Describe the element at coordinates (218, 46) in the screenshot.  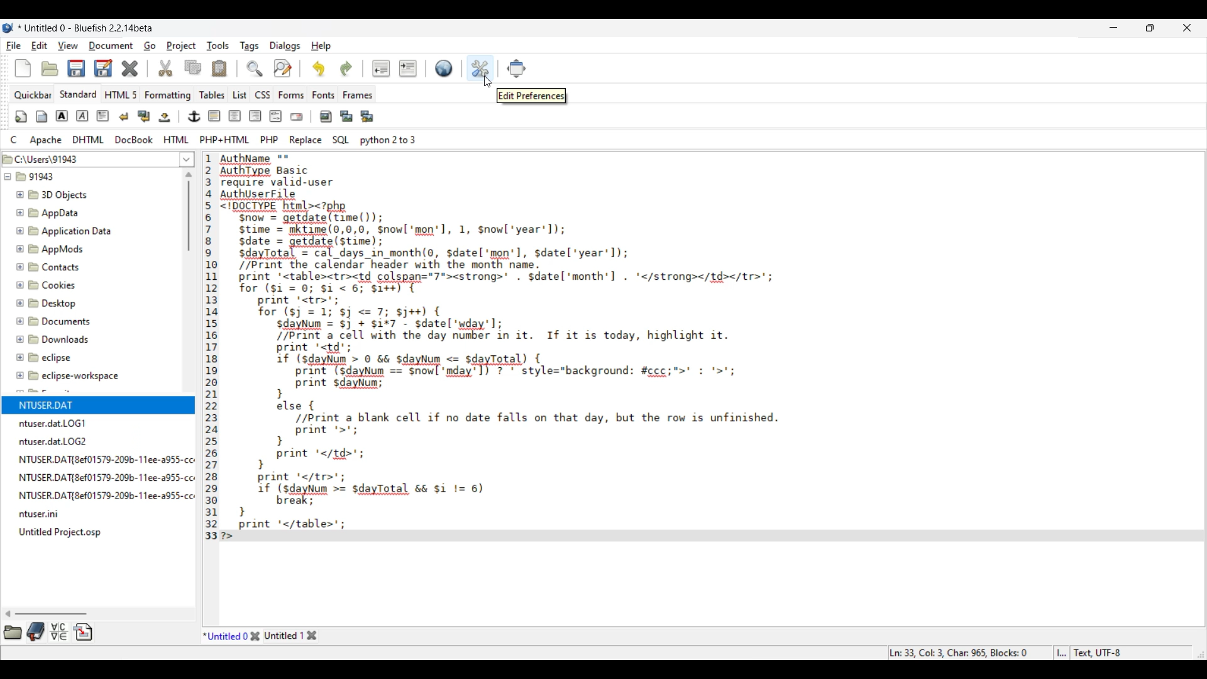
I see `Tools menu` at that location.